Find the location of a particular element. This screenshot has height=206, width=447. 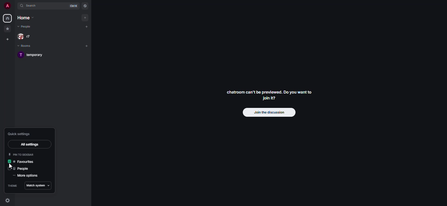

quick settings is located at coordinates (9, 200).